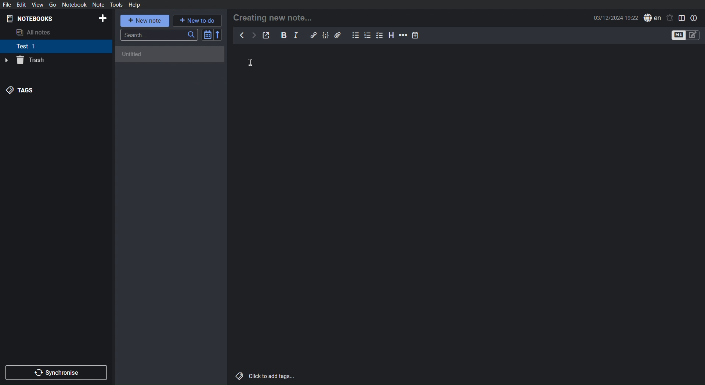 Image resolution: width=705 pixels, height=385 pixels. What do you see at coordinates (55, 373) in the screenshot?
I see `Synchronize` at bounding box center [55, 373].